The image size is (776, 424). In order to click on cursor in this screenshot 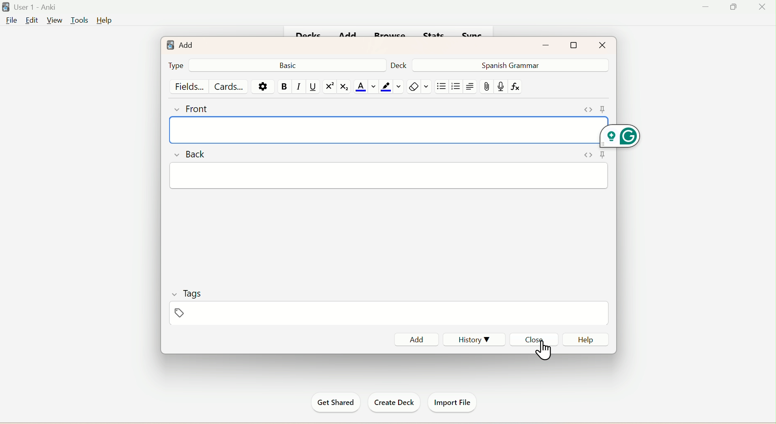, I will do `click(545, 355)`.